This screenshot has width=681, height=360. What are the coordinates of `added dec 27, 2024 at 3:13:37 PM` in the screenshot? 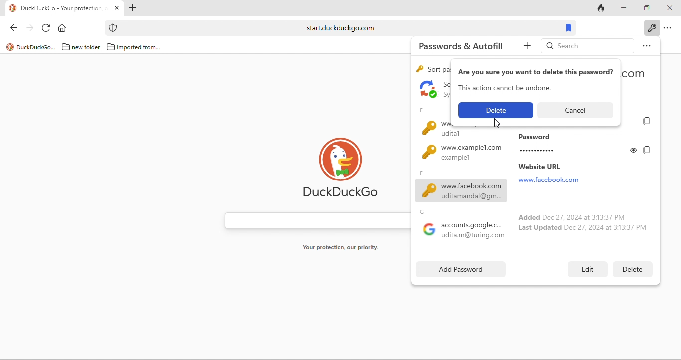 It's located at (569, 216).